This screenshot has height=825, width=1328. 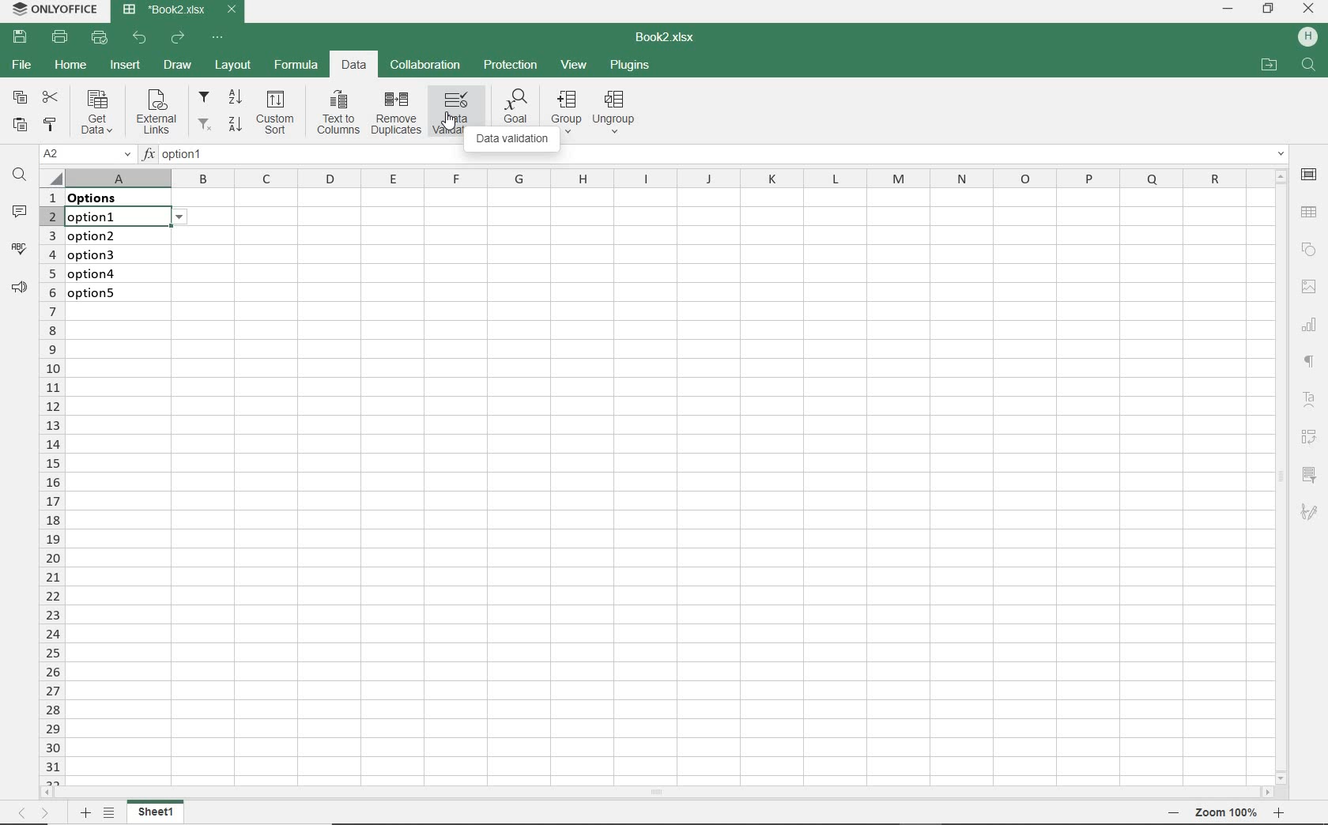 I want to click on PARAGRAPH SETTINGS, so click(x=17, y=288).